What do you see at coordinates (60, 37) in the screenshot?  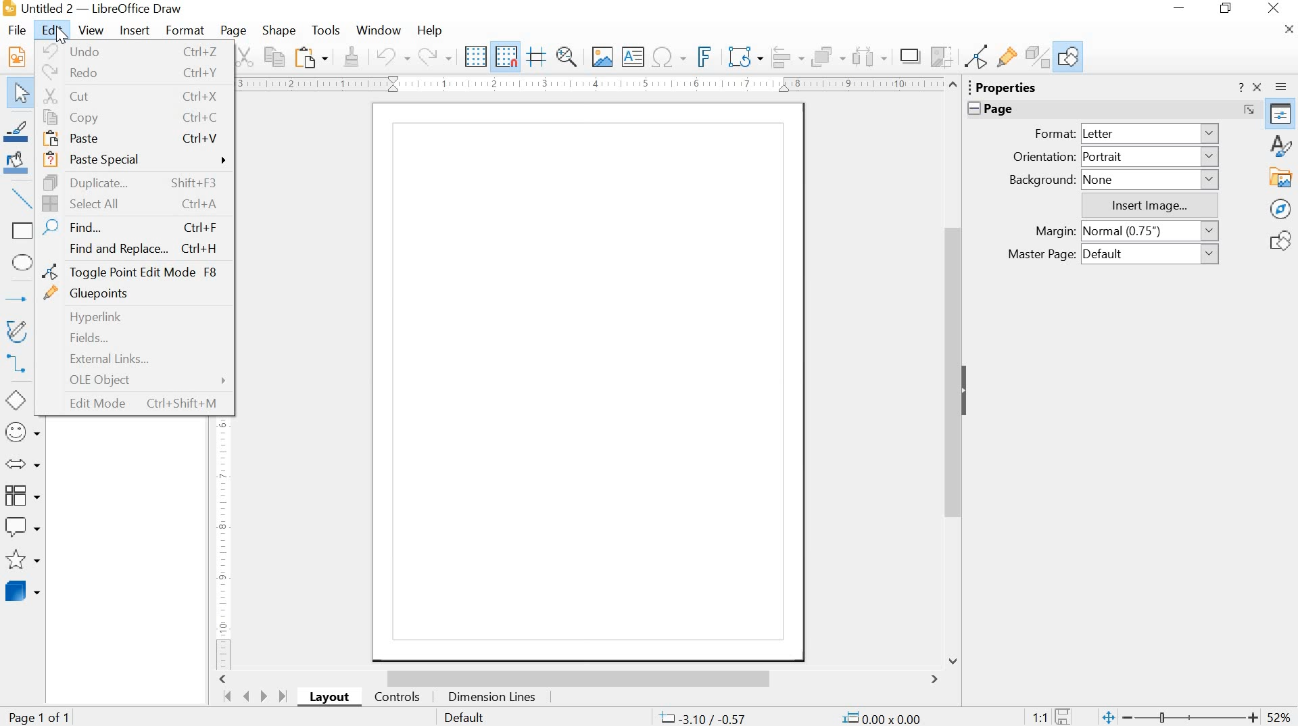 I see `cursor` at bounding box center [60, 37].